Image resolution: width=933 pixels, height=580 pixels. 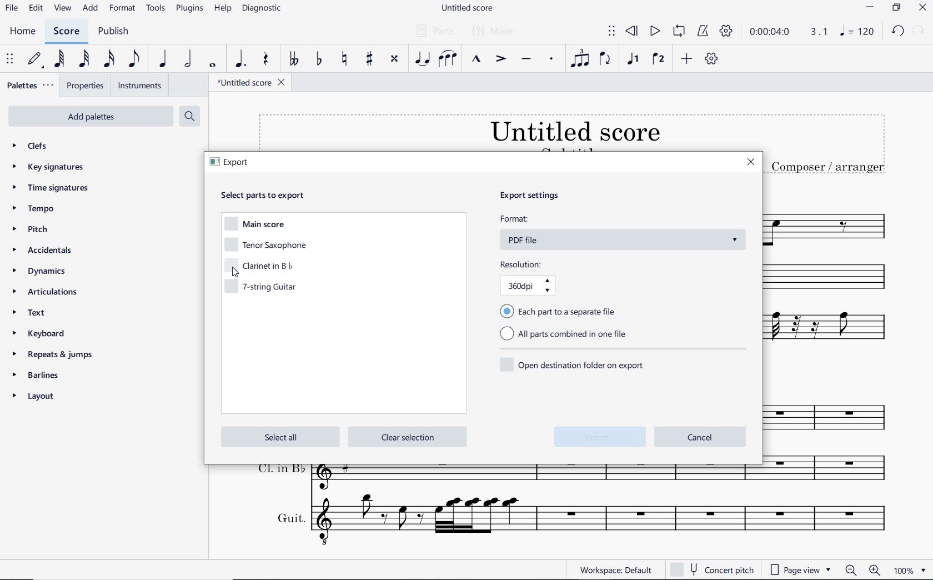 I want to click on TITLE, so click(x=827, y=144).